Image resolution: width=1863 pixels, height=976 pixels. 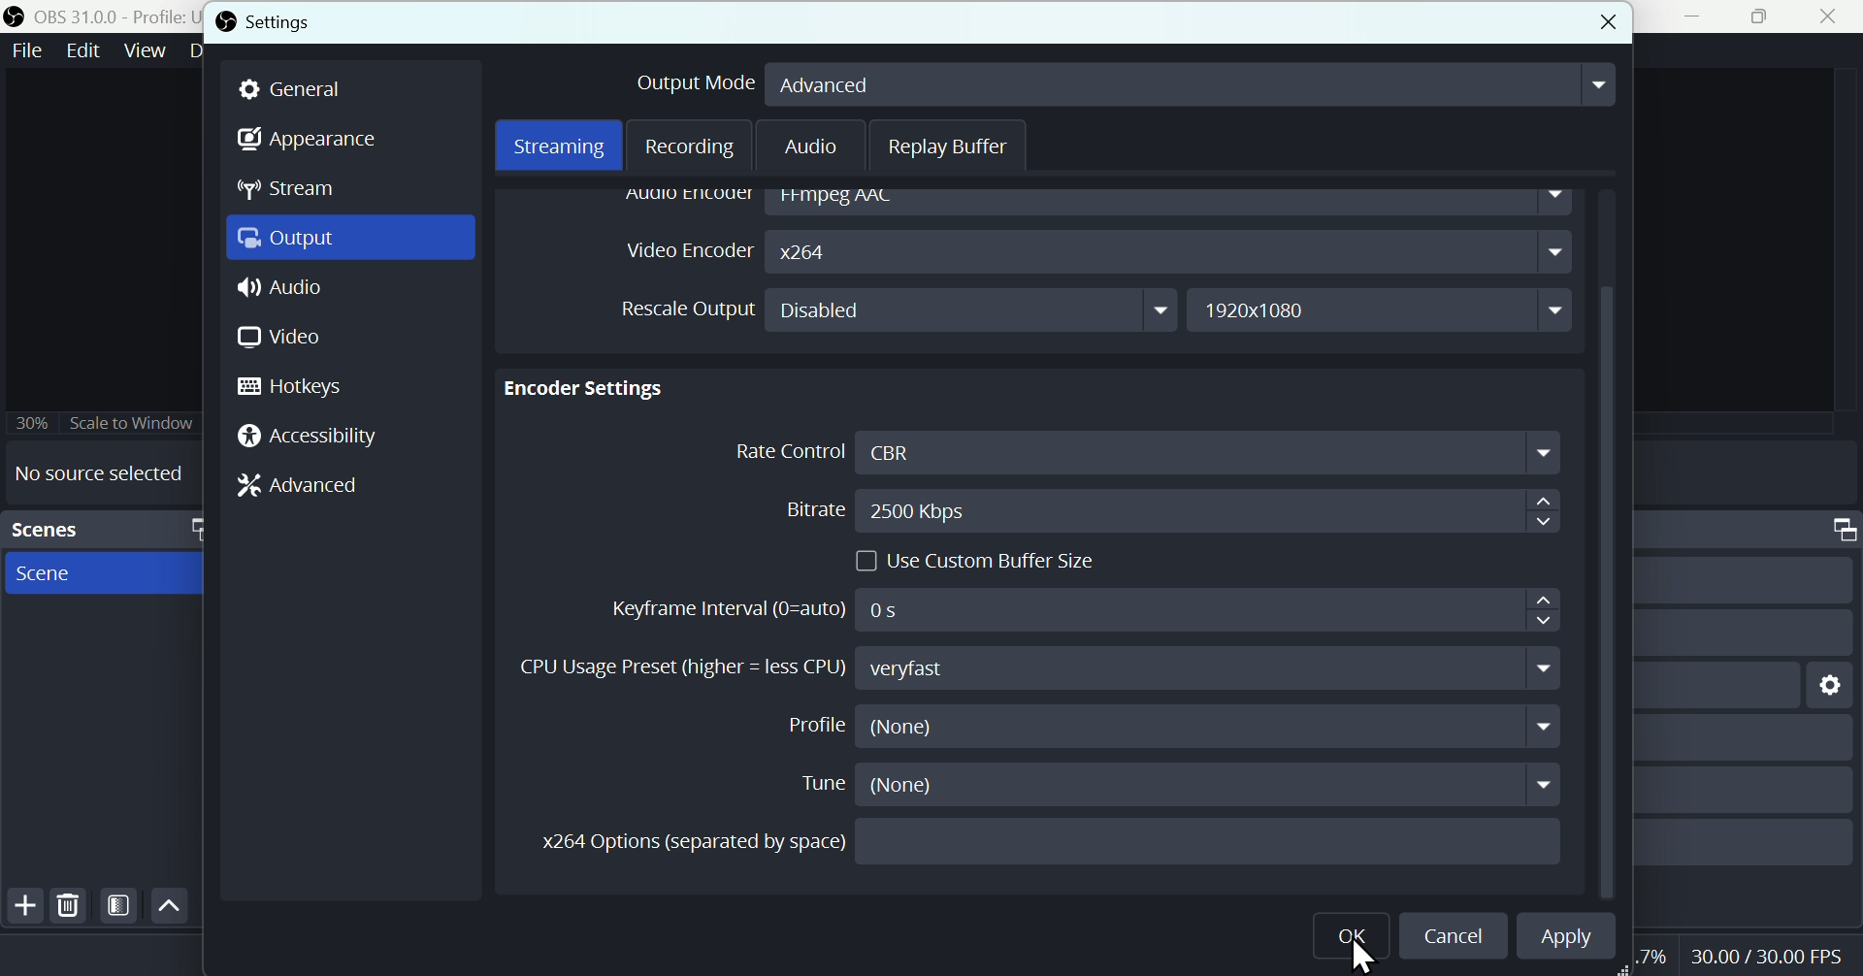 I want to click on scenes, so click(x=101, y=529).